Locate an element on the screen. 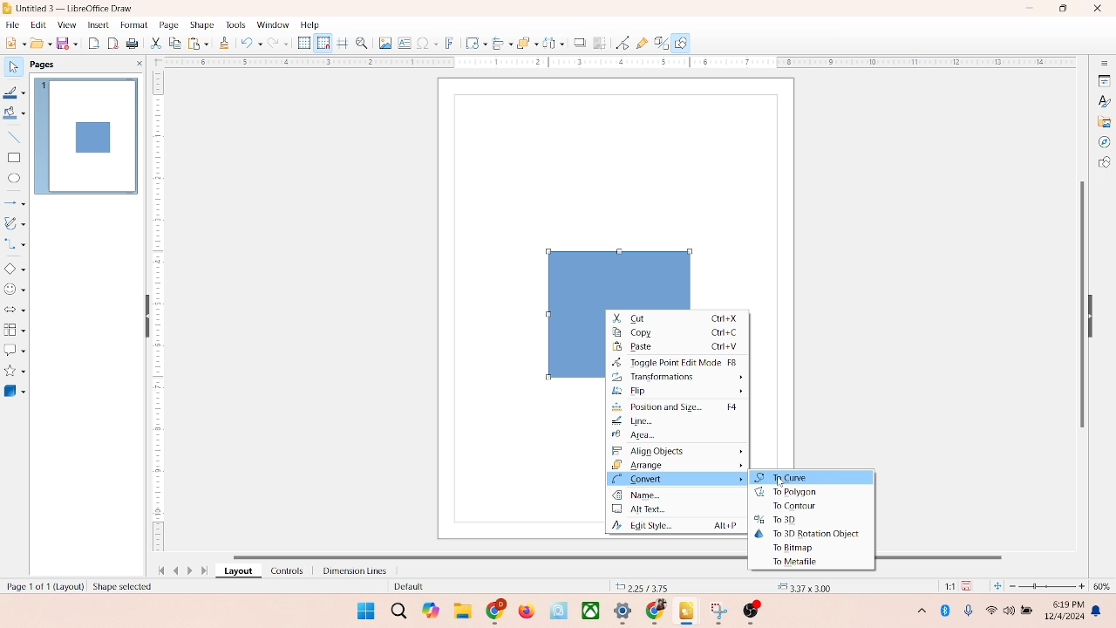  redo is located at coordinates (282, 44).